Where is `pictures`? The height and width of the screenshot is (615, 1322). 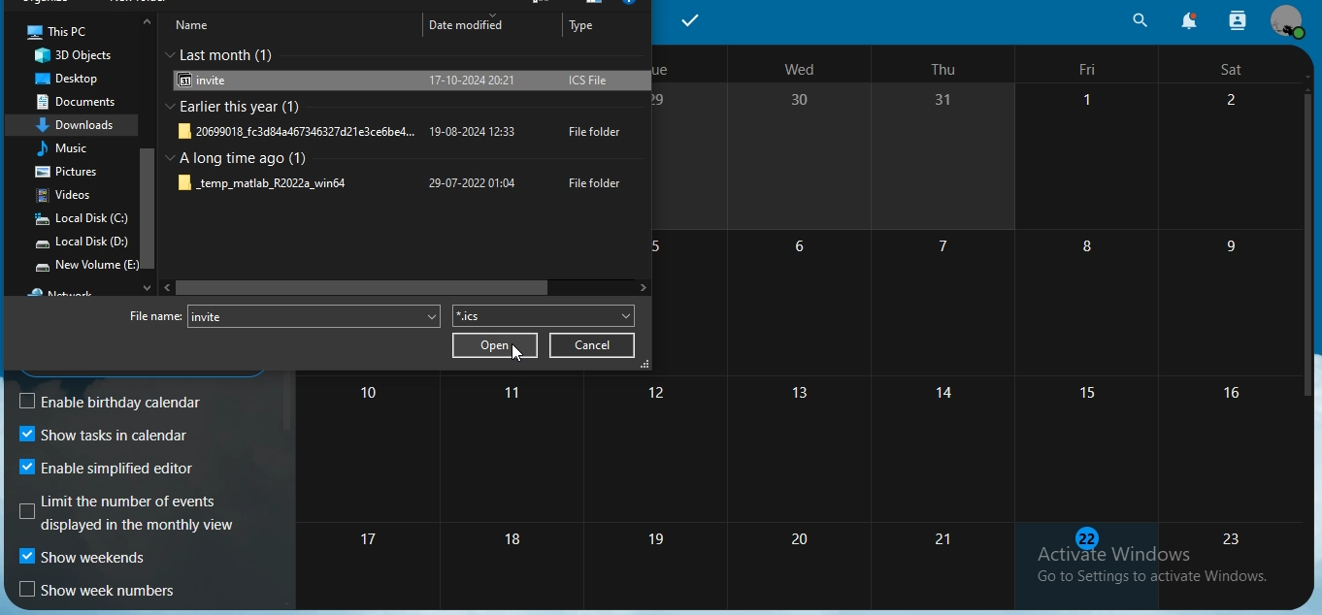 pictures is located at coordinates (65, 174).